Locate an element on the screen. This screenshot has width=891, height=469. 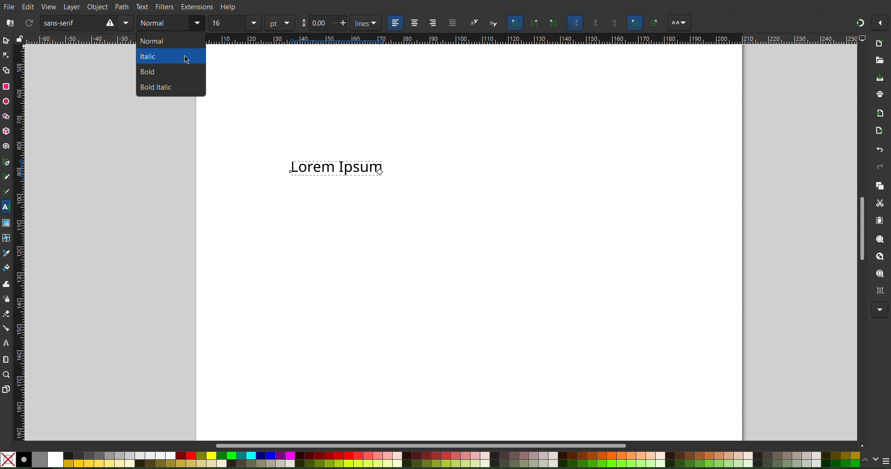
Vertical Text, Right to Left is located at coordinates (534, 24).